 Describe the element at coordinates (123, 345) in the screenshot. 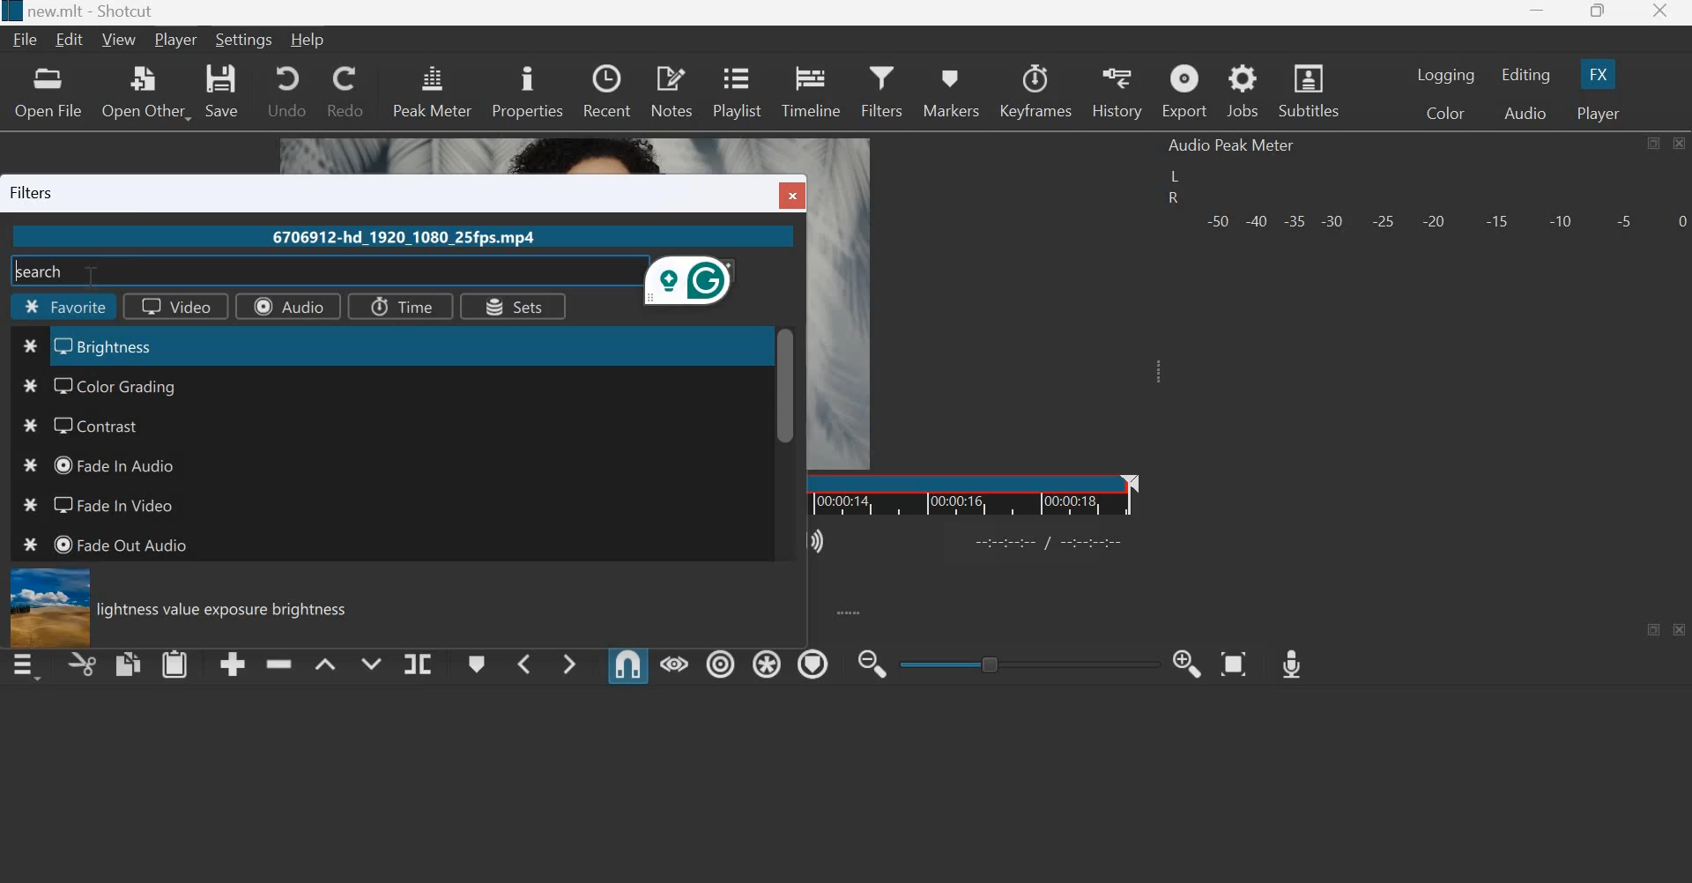

I see `Brightness` at that location.